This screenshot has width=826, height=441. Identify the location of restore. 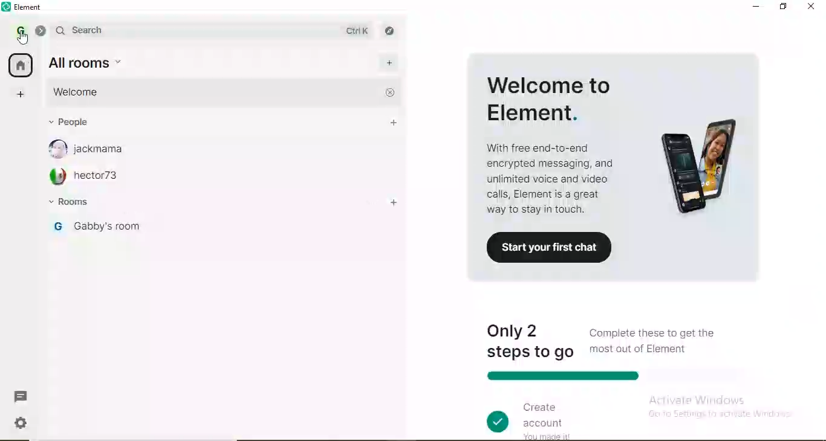
(784, 7).